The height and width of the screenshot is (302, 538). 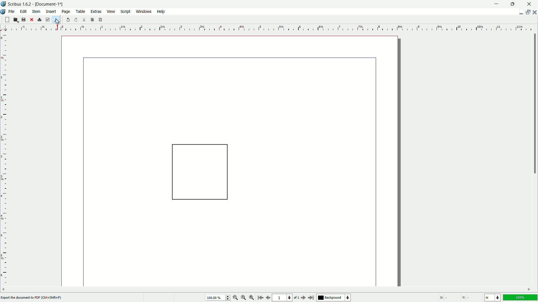 What do you see at coordinates (48, 20) in the screenshot?
I see `preflight verifier` at bounding box center [48, 20].